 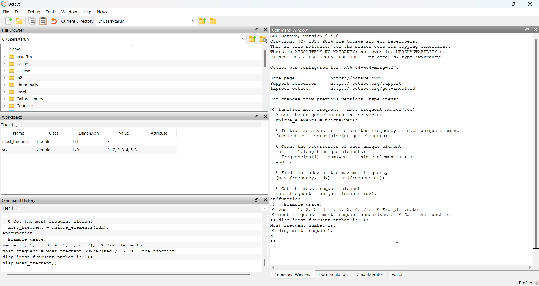 I want to click on Profiler, so click(x=526, y=282).